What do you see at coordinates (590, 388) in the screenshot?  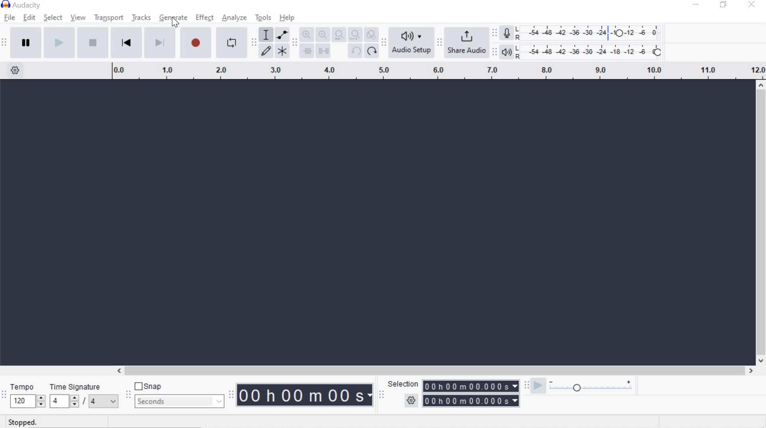 I see `Playback speed` at bounding box center [590, 388].